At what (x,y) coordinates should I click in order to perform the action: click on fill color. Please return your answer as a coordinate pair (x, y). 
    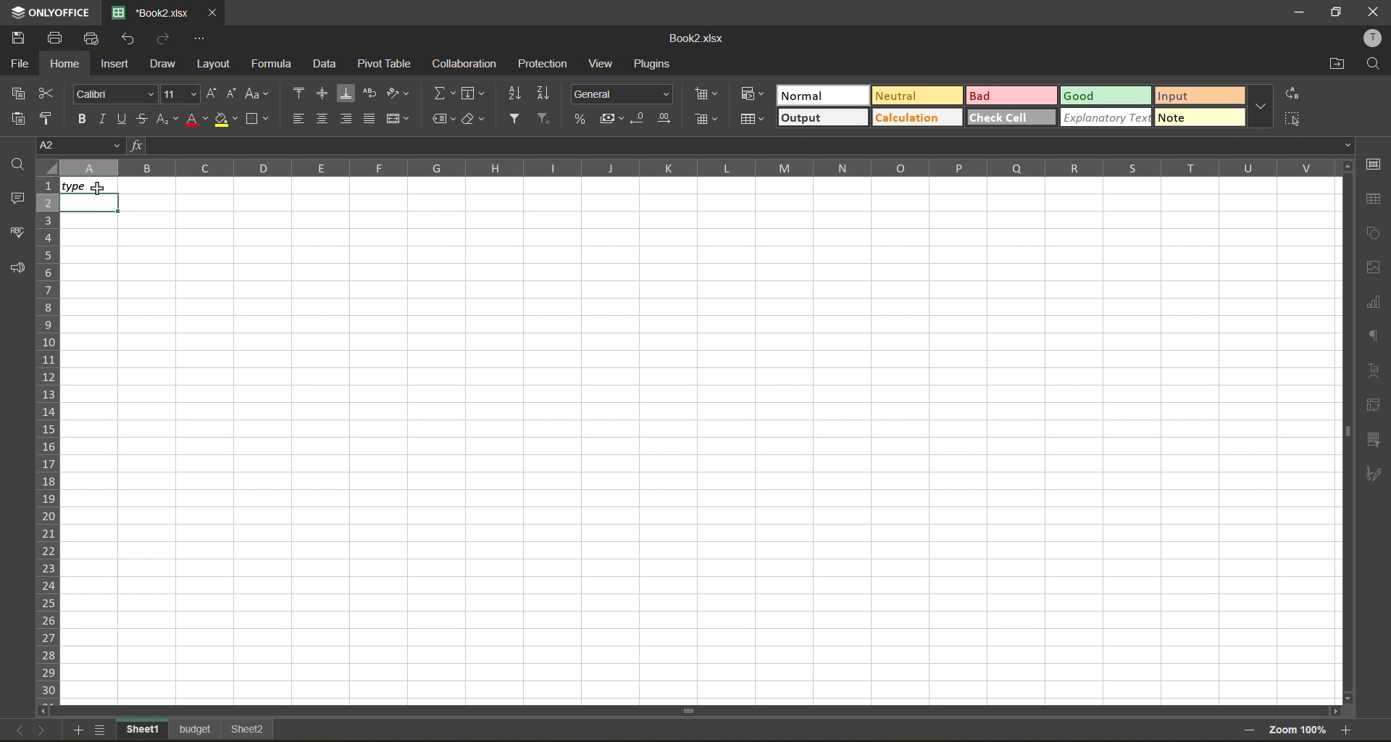
    Looking at the image, I should click on (225, 121).